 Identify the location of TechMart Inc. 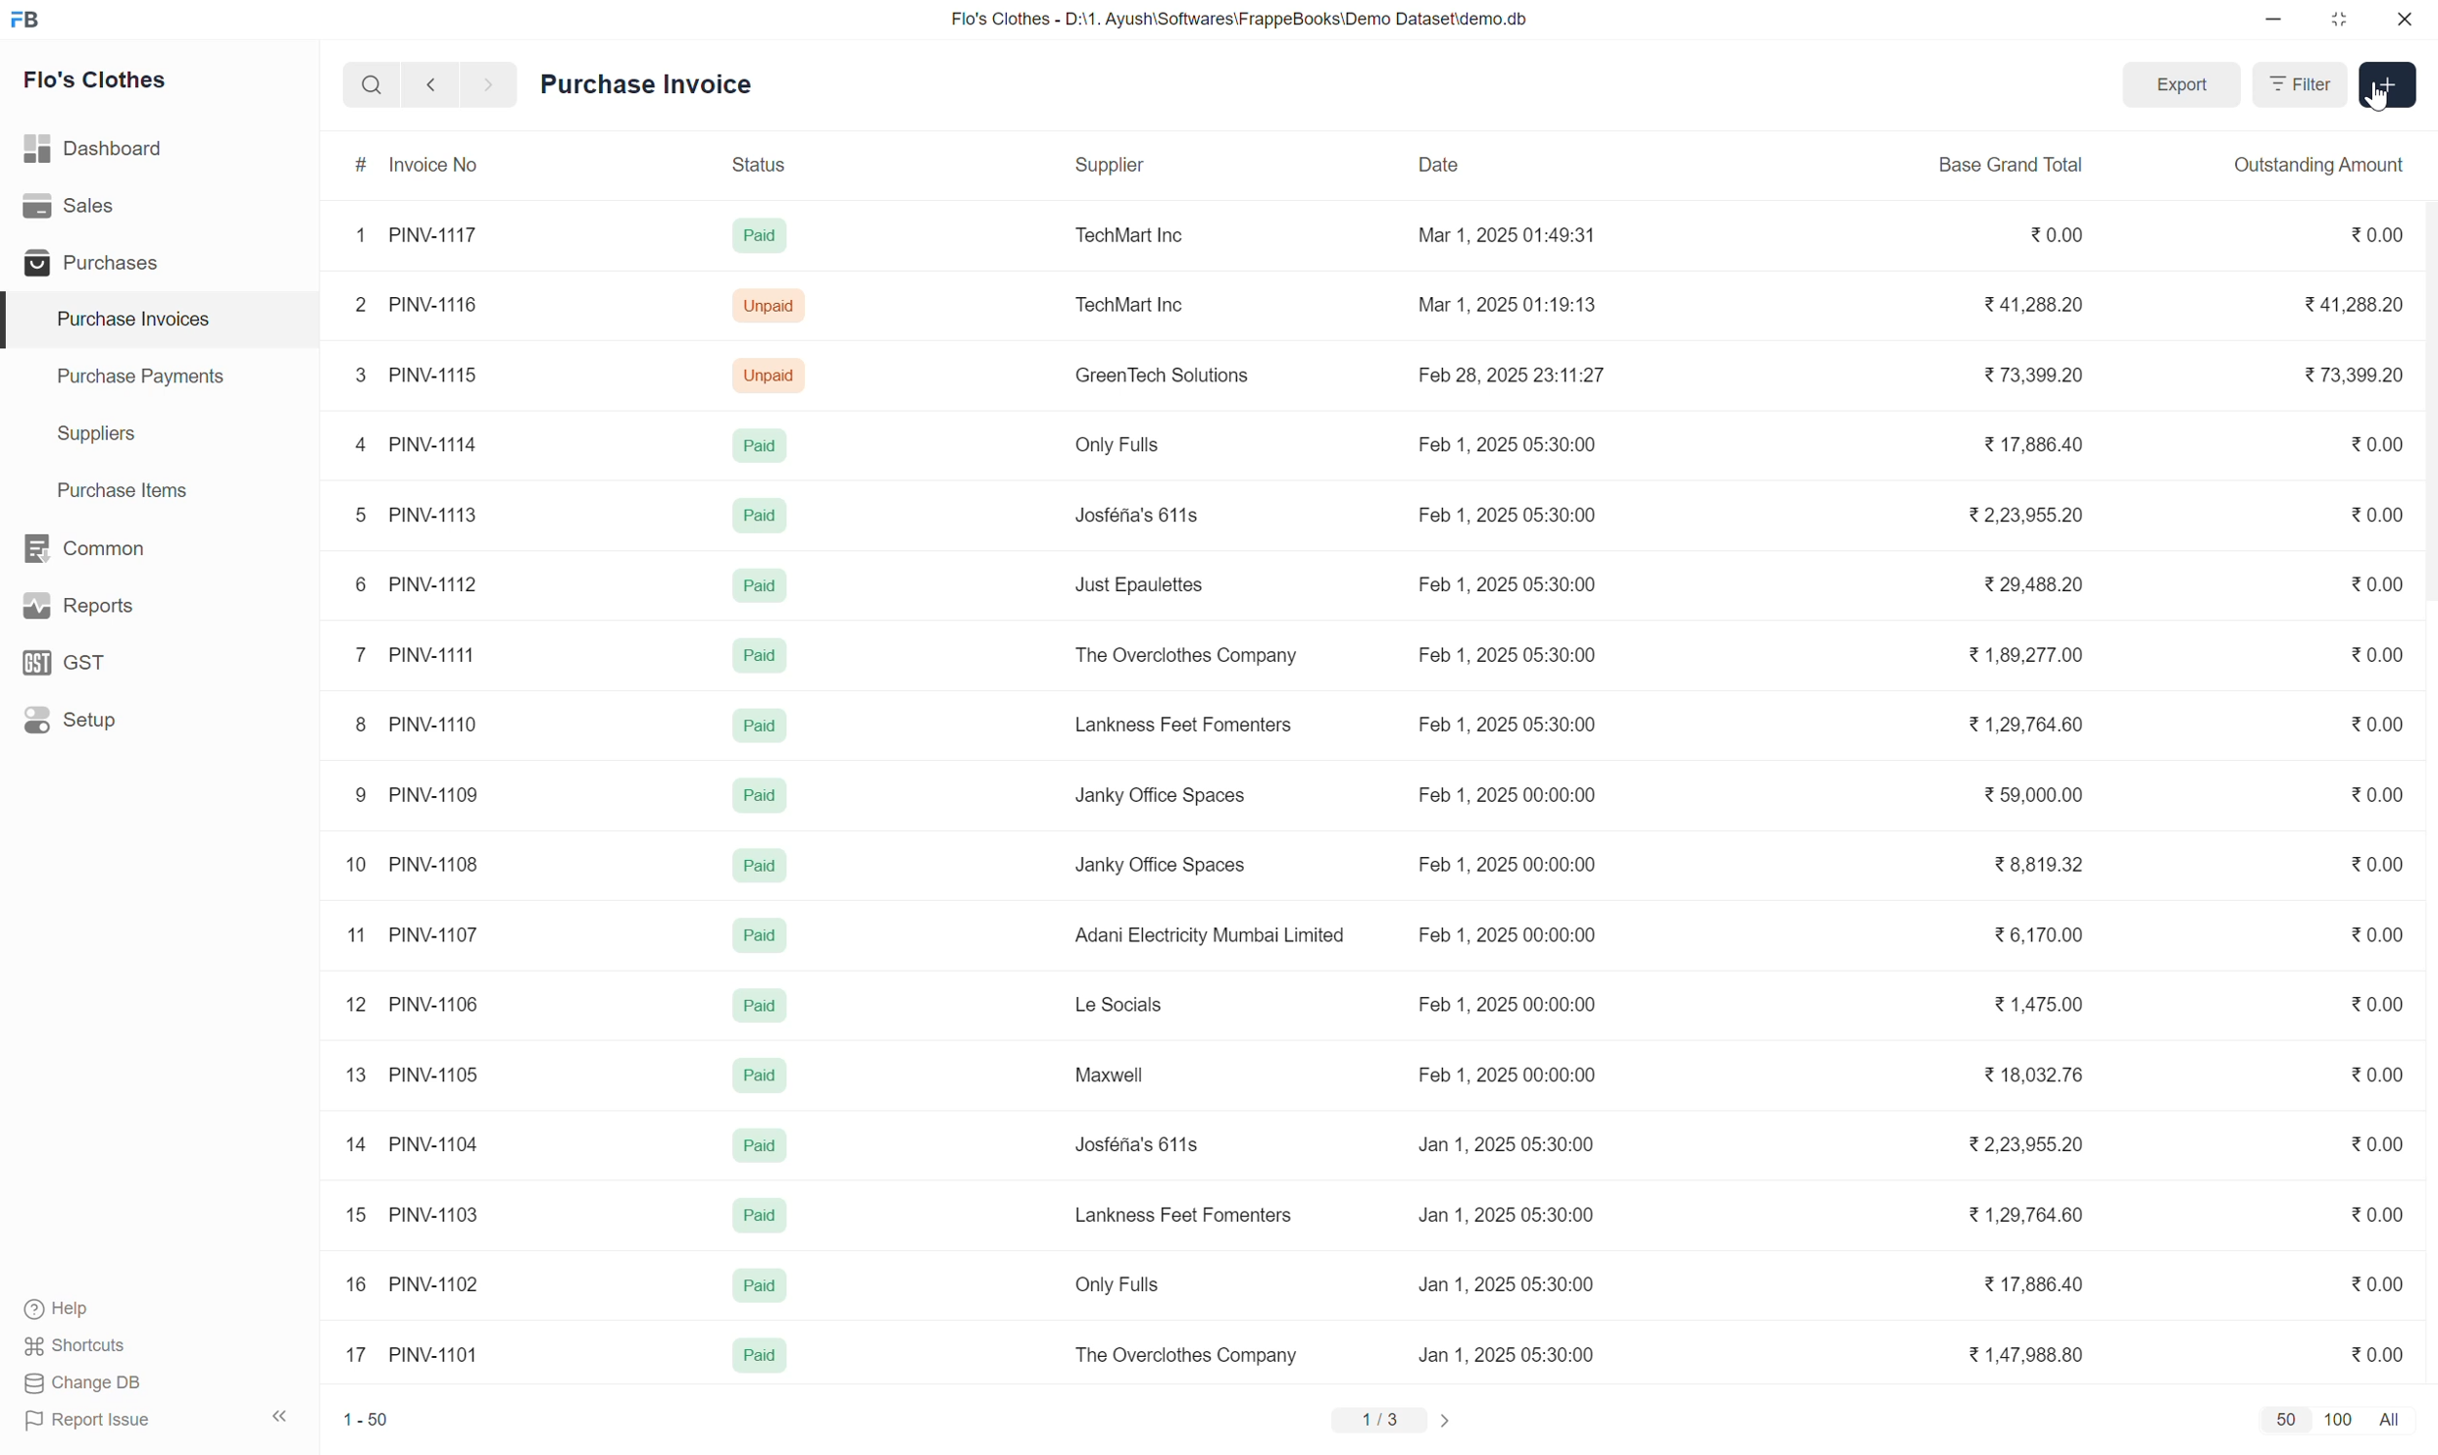
(1130, 304).